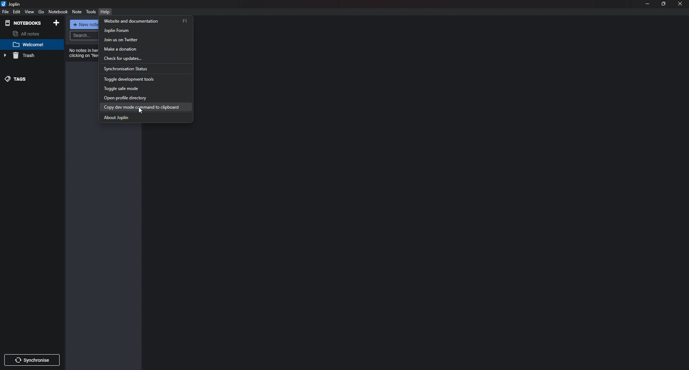 This screenshot has height=370, width=689. I want to click on note, so click(77, 12).